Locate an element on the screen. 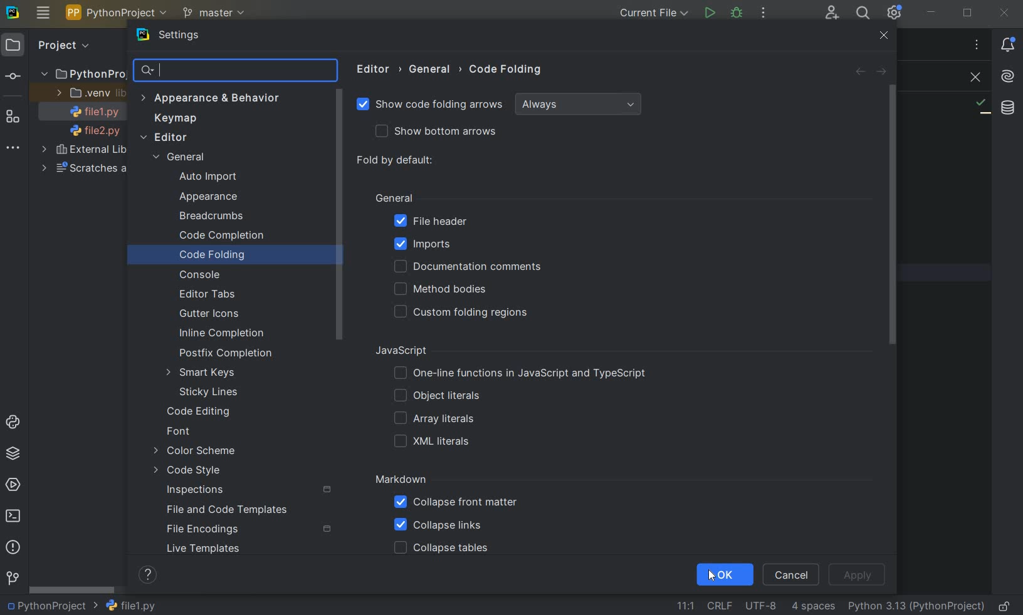 This screenshot has width=1023, height=615. MINIMIZE is located at coordinates (931, 13).